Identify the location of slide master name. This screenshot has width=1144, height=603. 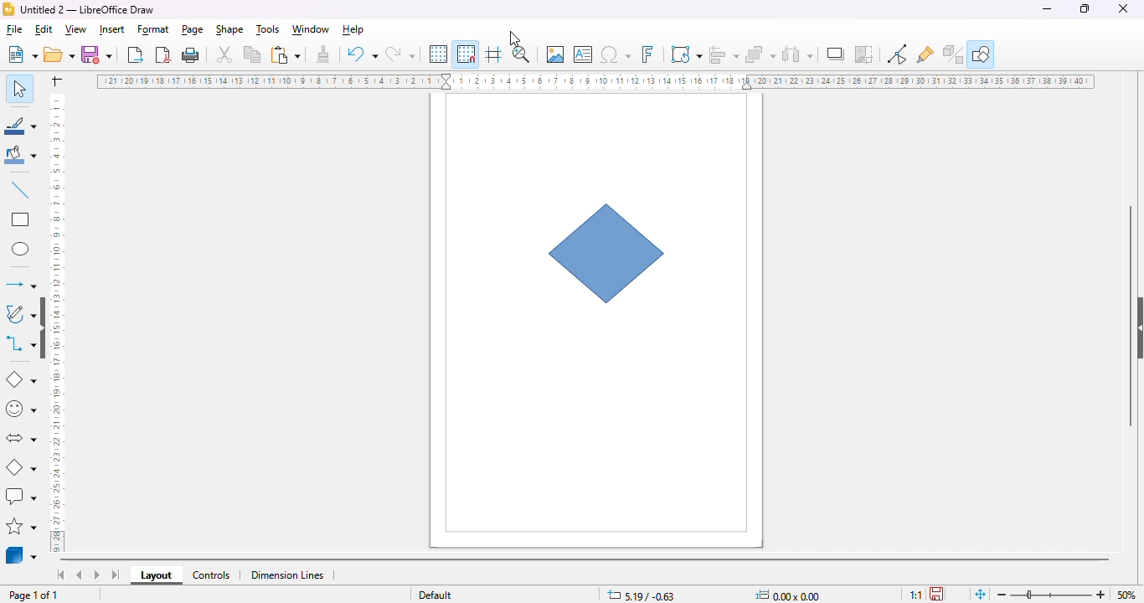
(434, 595).